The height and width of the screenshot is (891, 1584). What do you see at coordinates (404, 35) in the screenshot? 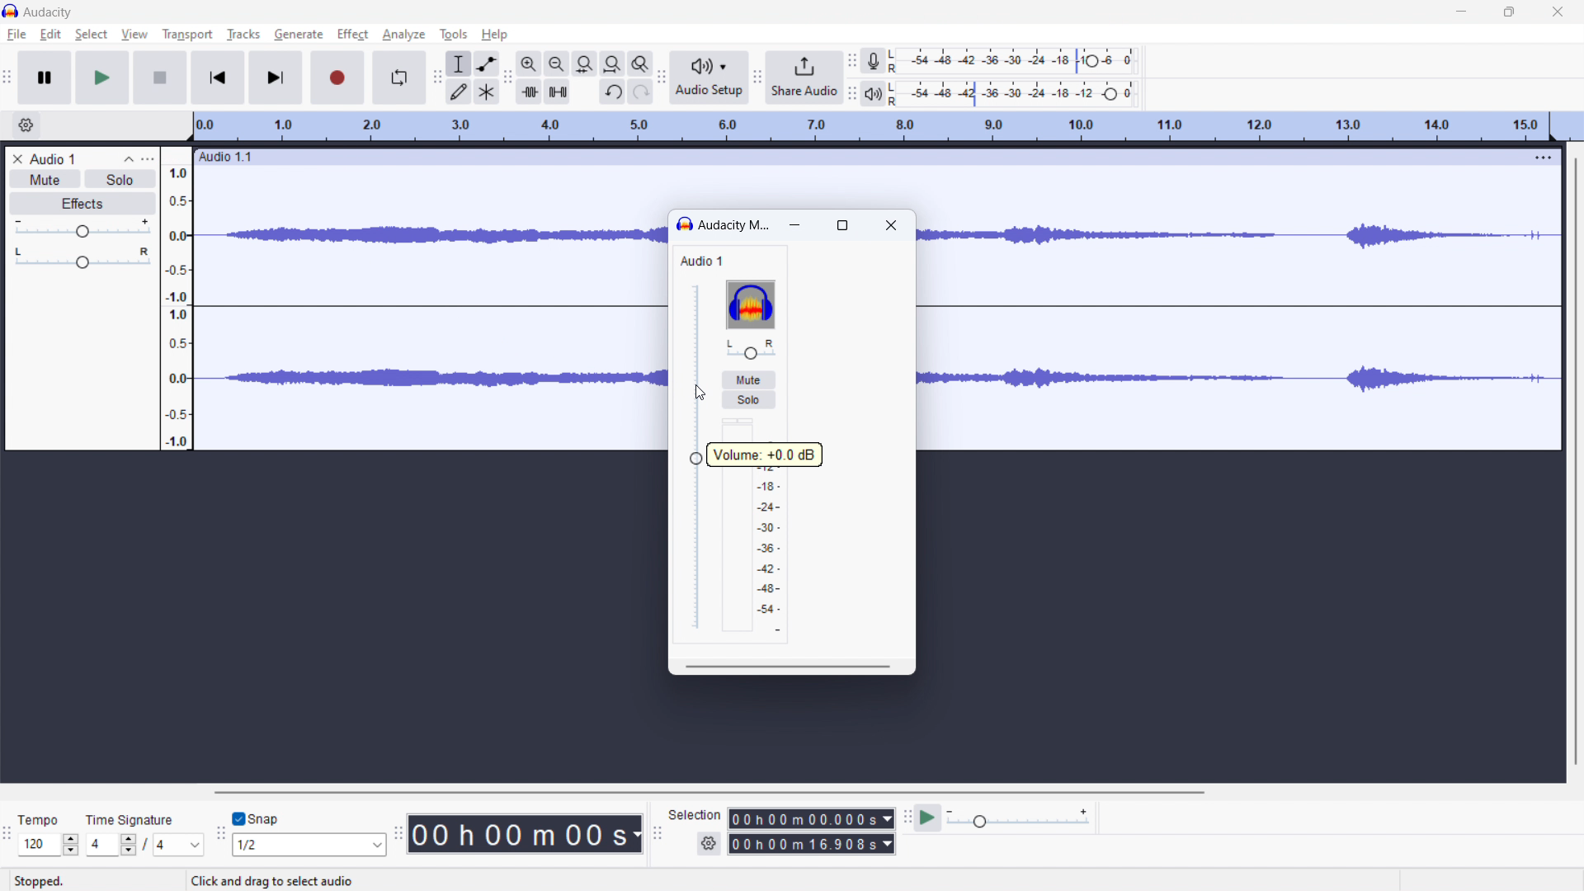
I see `analyze` at bounding box center [404, 35].